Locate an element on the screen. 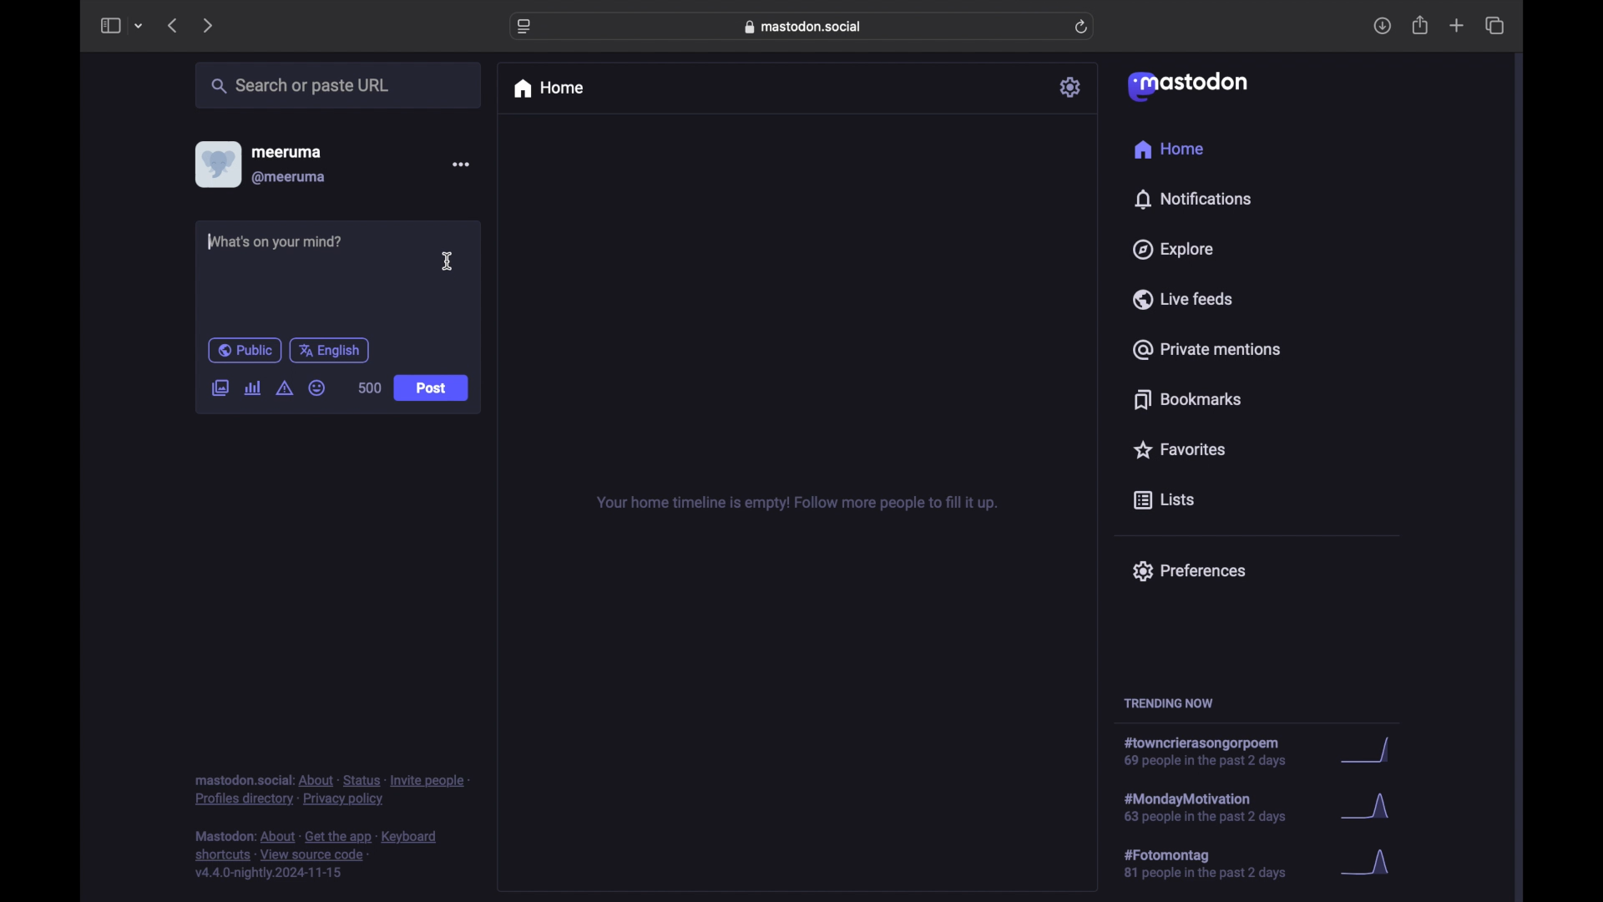 This screenshot has height=902, width=1603. home is located at coordinates (1168, 149).